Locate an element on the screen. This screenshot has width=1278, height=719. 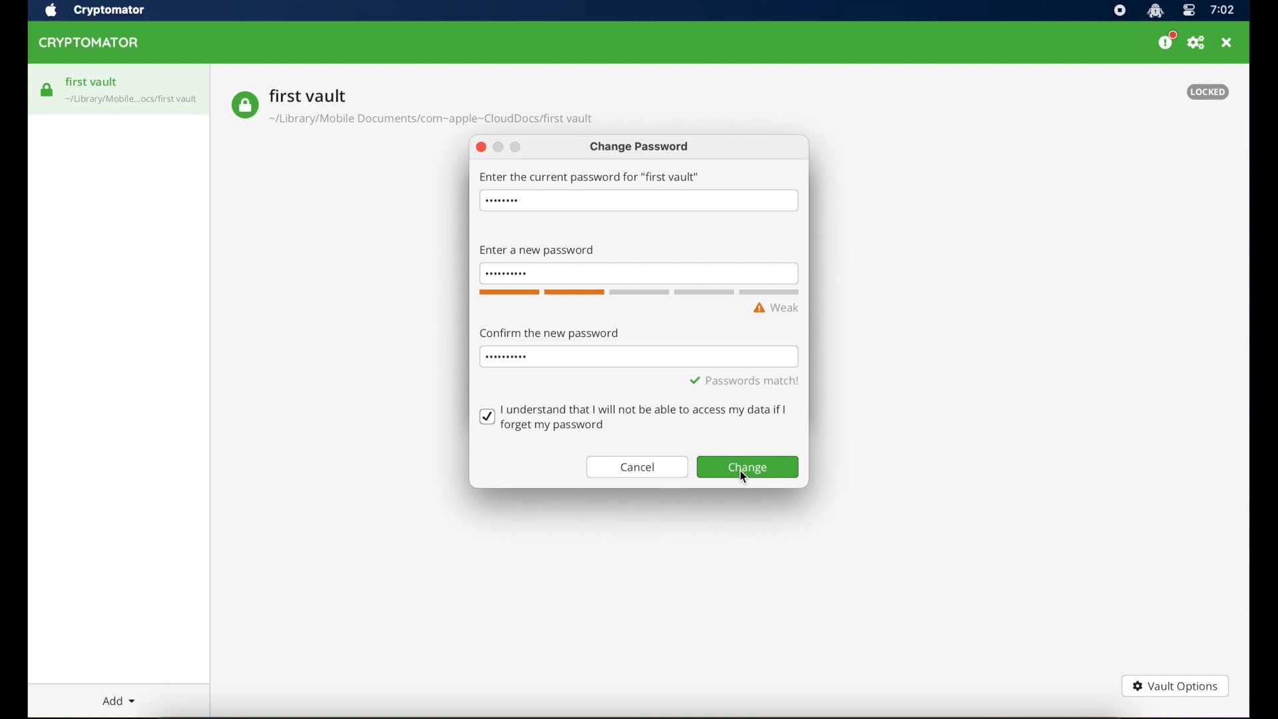
cancel is located at coordinates (637, 467).